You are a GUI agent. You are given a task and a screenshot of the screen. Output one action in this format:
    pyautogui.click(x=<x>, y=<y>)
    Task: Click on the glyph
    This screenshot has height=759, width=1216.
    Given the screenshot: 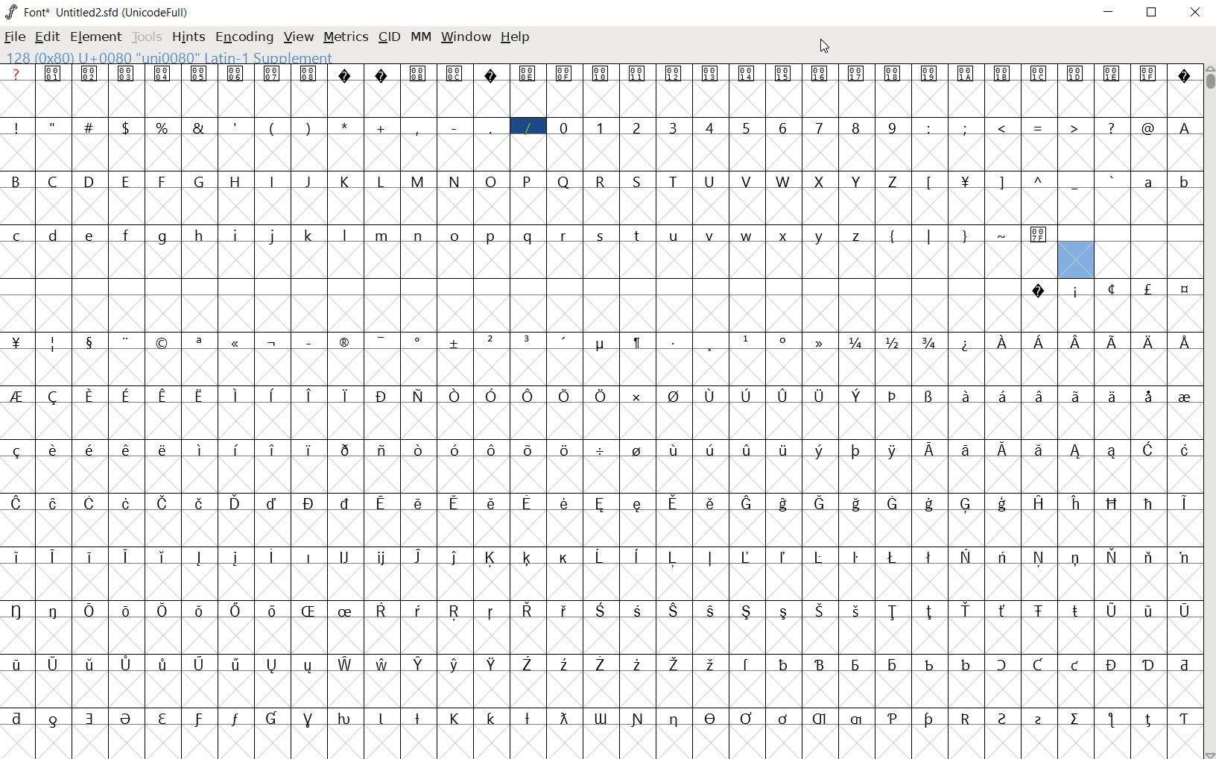 What is the action you would take?
    pyautogui.click(x=566, y=453)
    